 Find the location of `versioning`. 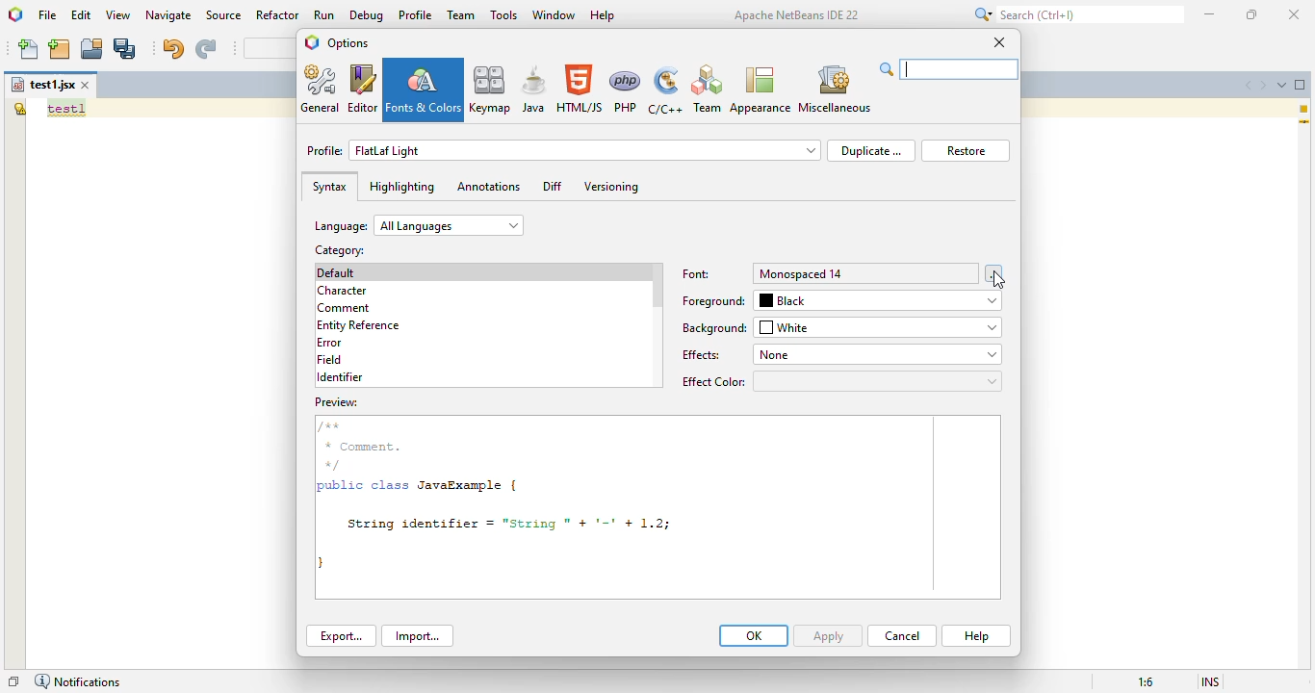

versioning is located at coordinates (611, 188).